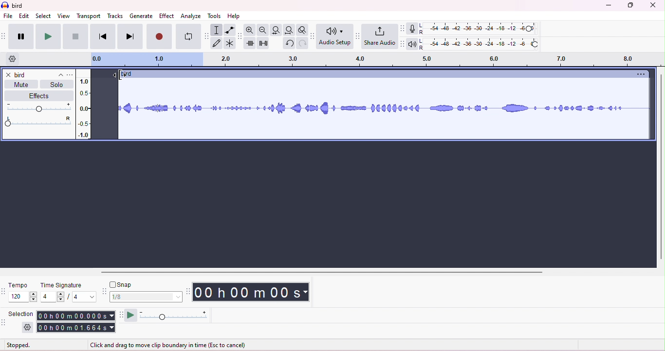 This screenshot has width=665, height=351. What do you see at coordinates (4, 291) in the screenshot?
I see `tempo tool bar` at bounding box center [4, 291].